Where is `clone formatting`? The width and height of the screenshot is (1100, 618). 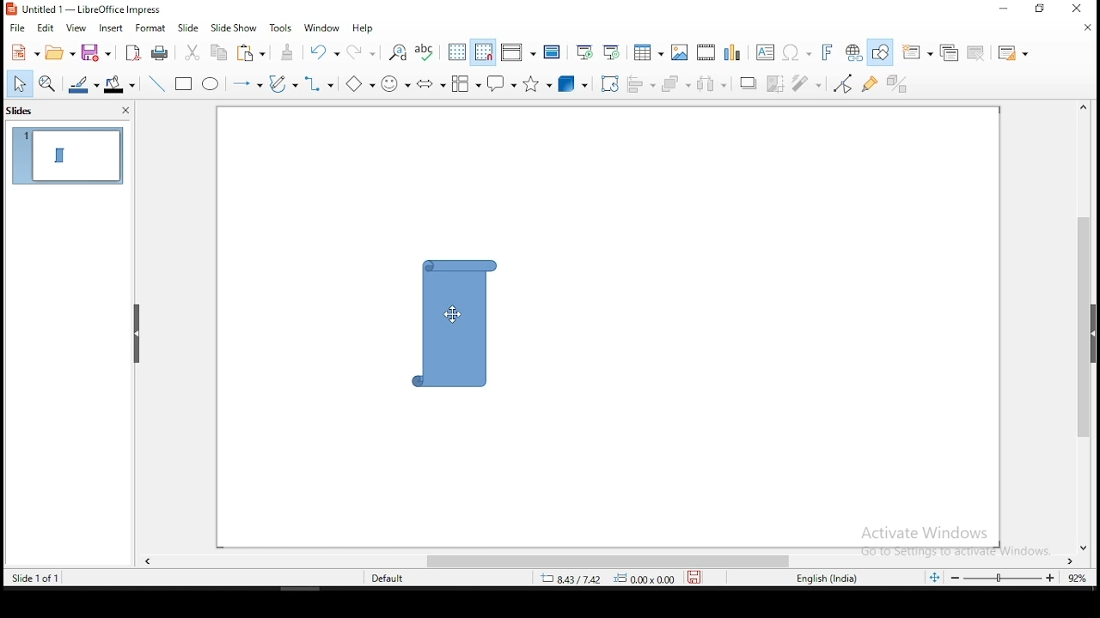
clone formatting is located at coordinates (286, 51).